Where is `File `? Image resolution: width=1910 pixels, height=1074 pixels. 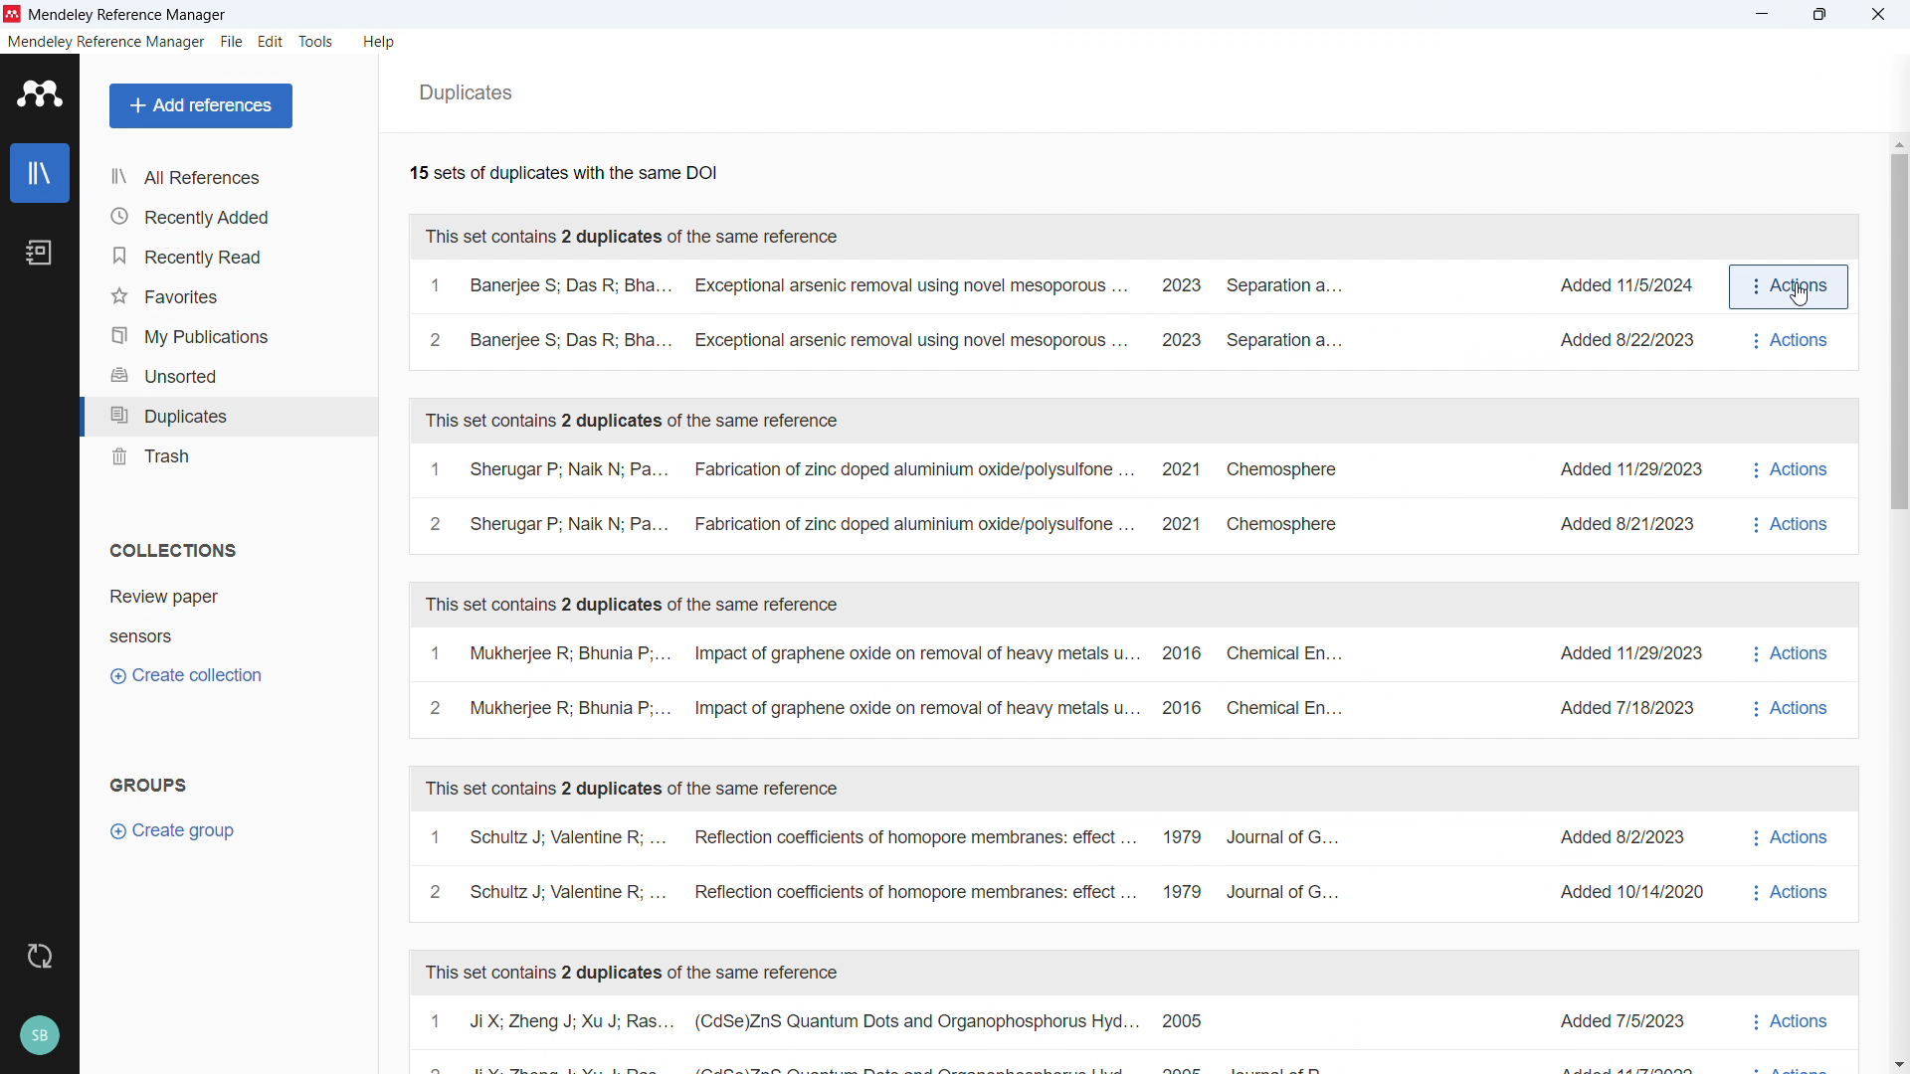 File  is located at coordinates (233, 41).